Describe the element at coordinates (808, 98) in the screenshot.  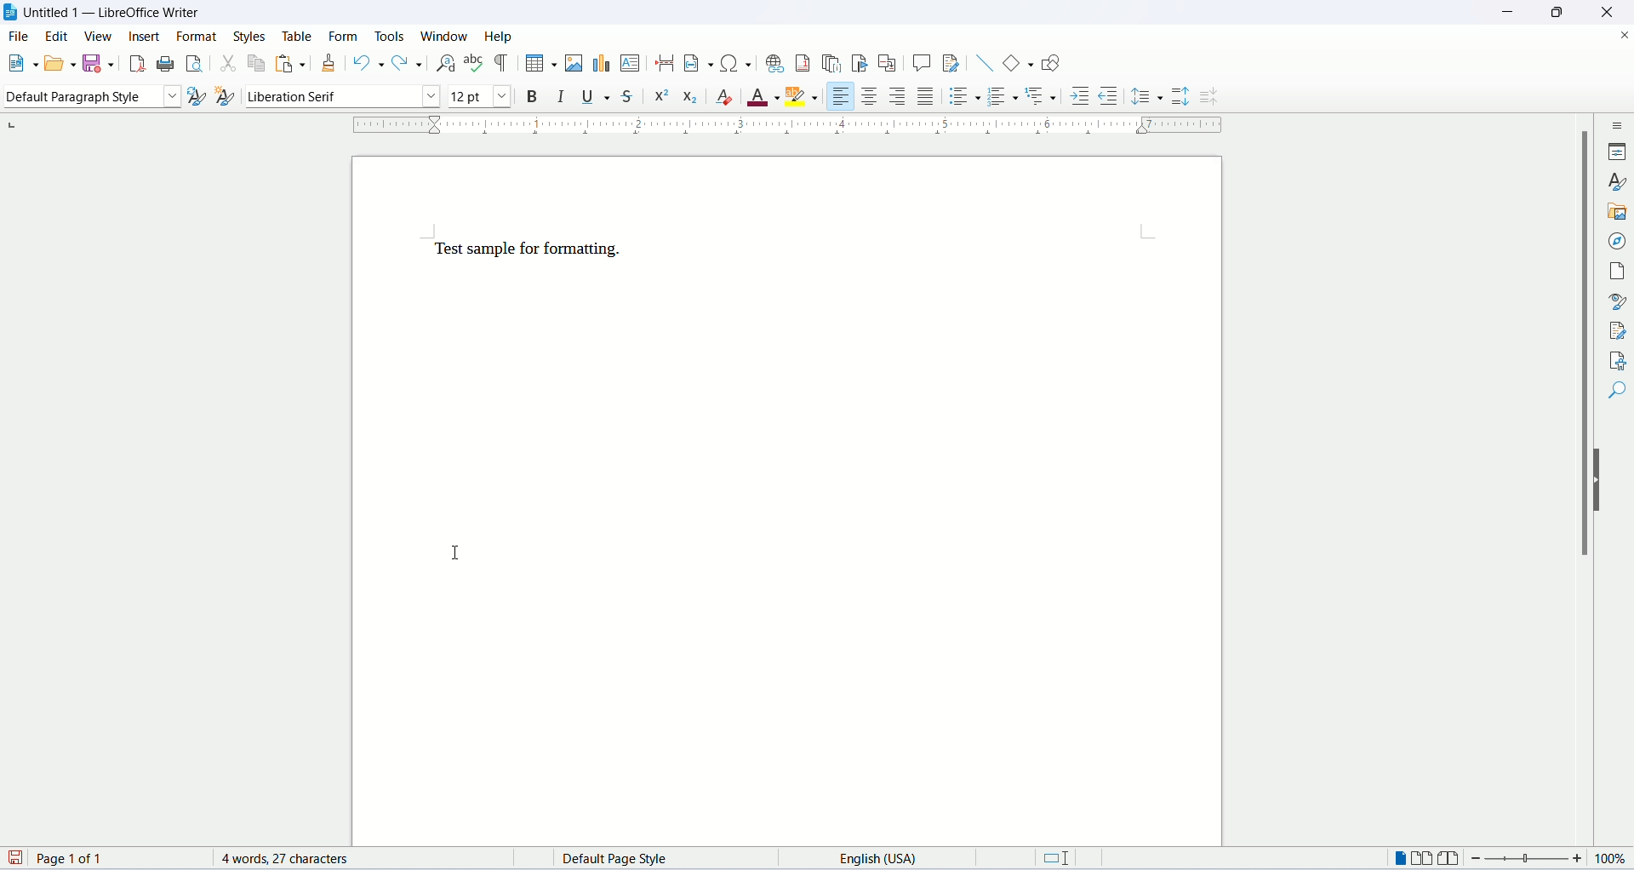
I see `highlighting color` at that location.